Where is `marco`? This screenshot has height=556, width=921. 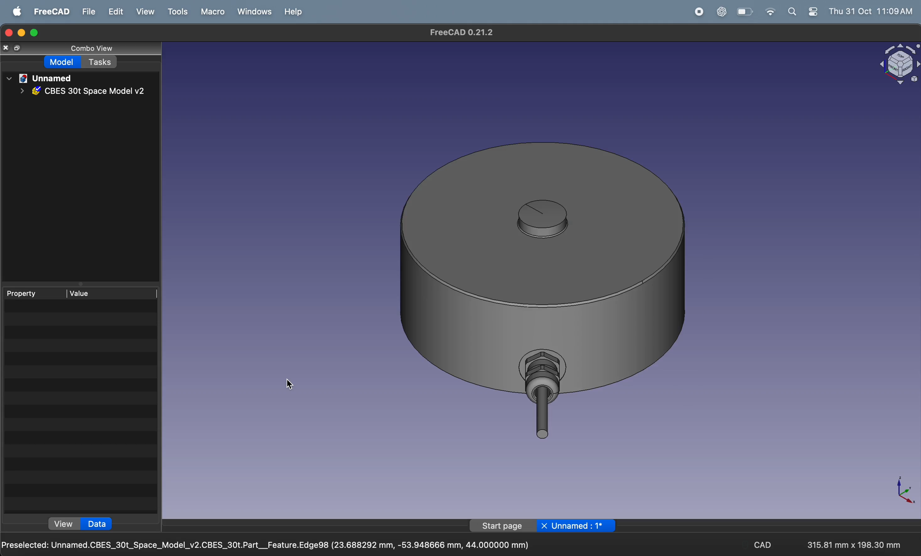 marco is located at coordinates (215, 12).